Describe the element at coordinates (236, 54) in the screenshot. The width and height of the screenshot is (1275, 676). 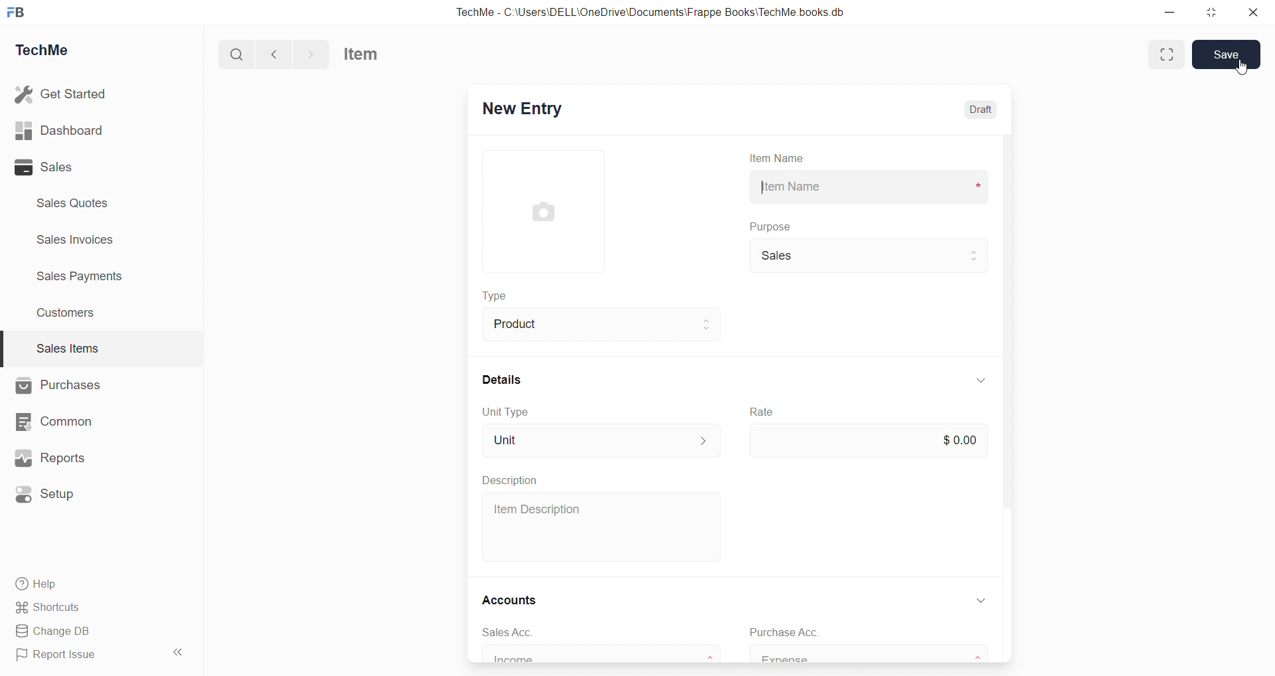
I see `search` at that location.